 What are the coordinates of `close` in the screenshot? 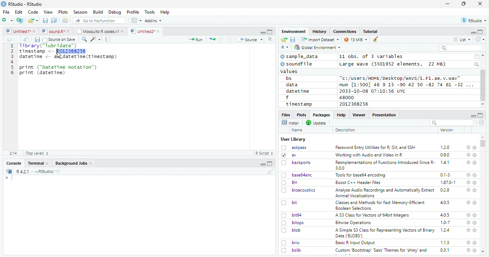 It's located at (475, 163).